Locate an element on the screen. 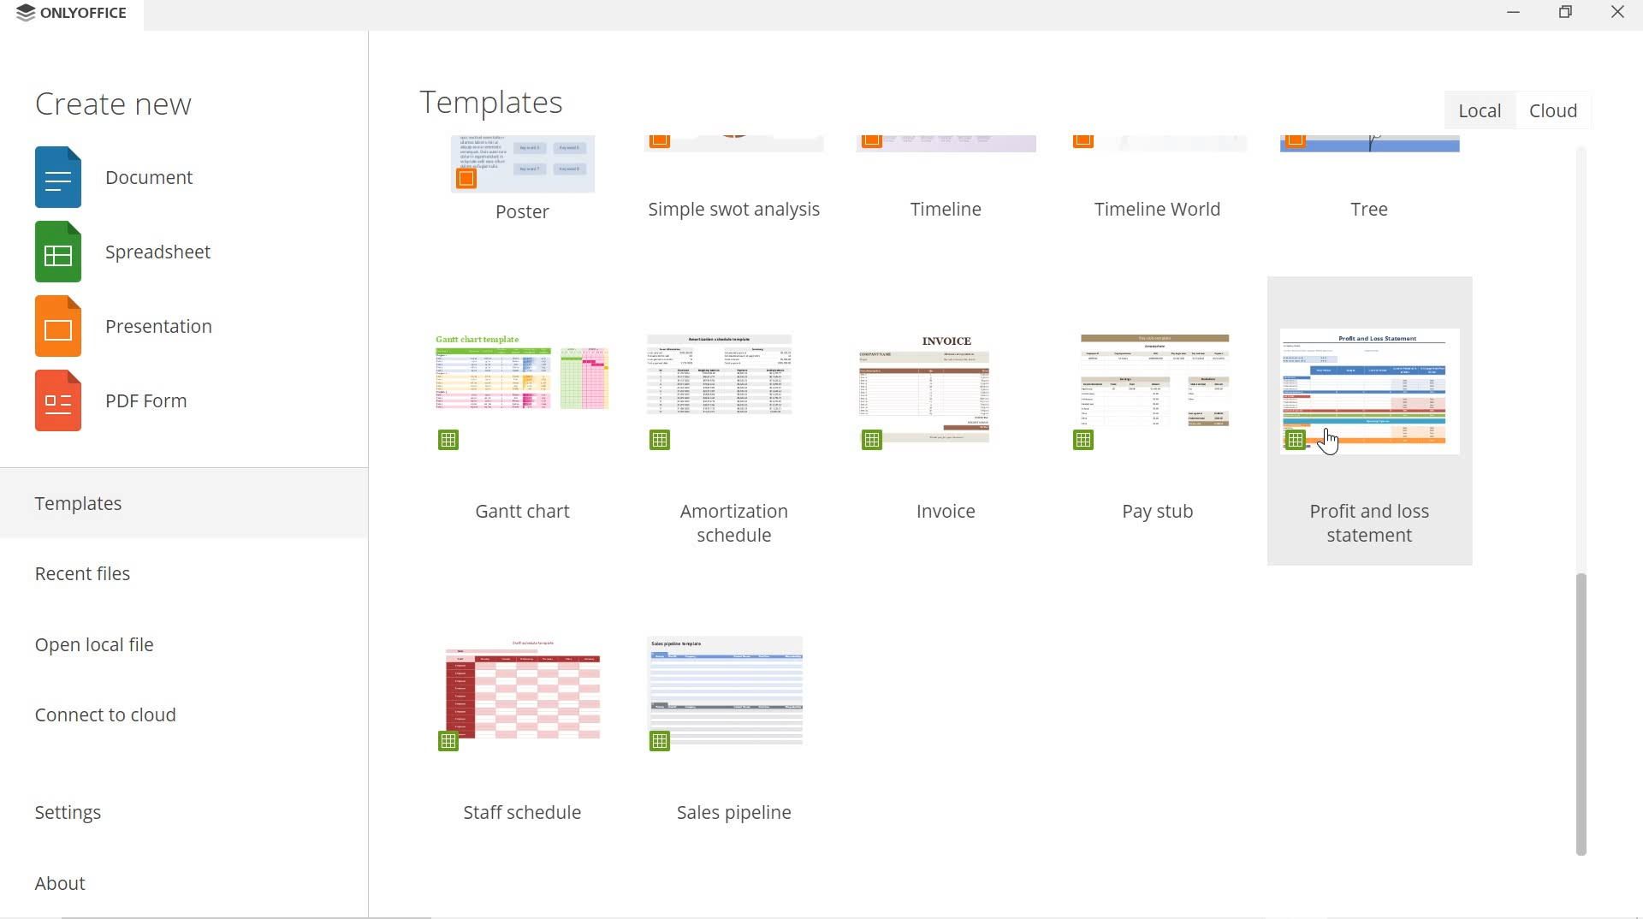 This screenshot has width=1643, height=919. CREATE NEW is located at coordinates (114, 103).